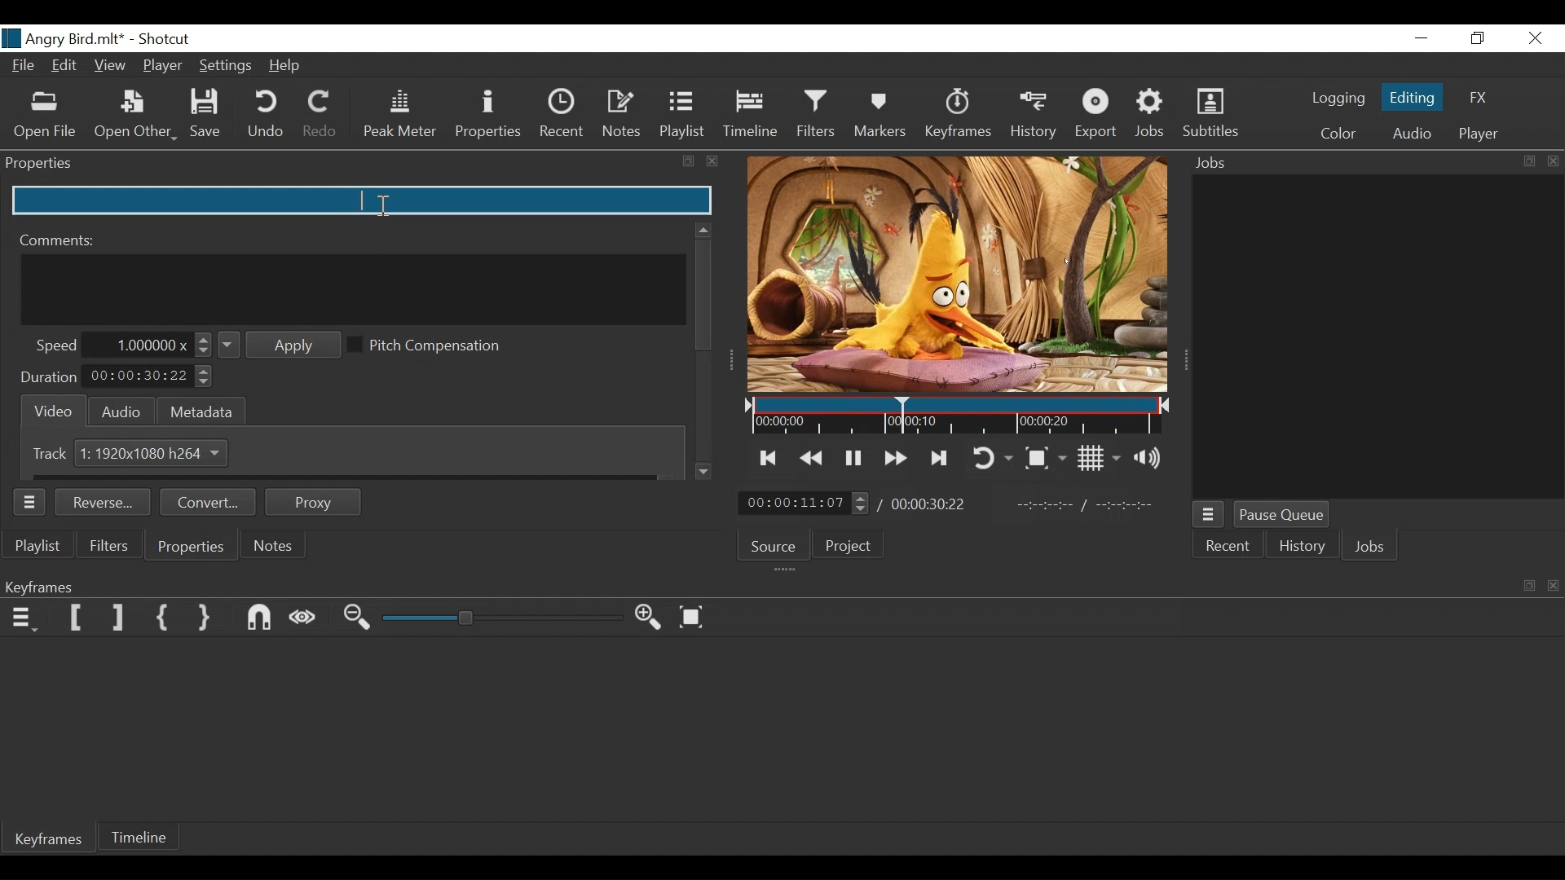  I want to click on Playlist, so click(42, 547).